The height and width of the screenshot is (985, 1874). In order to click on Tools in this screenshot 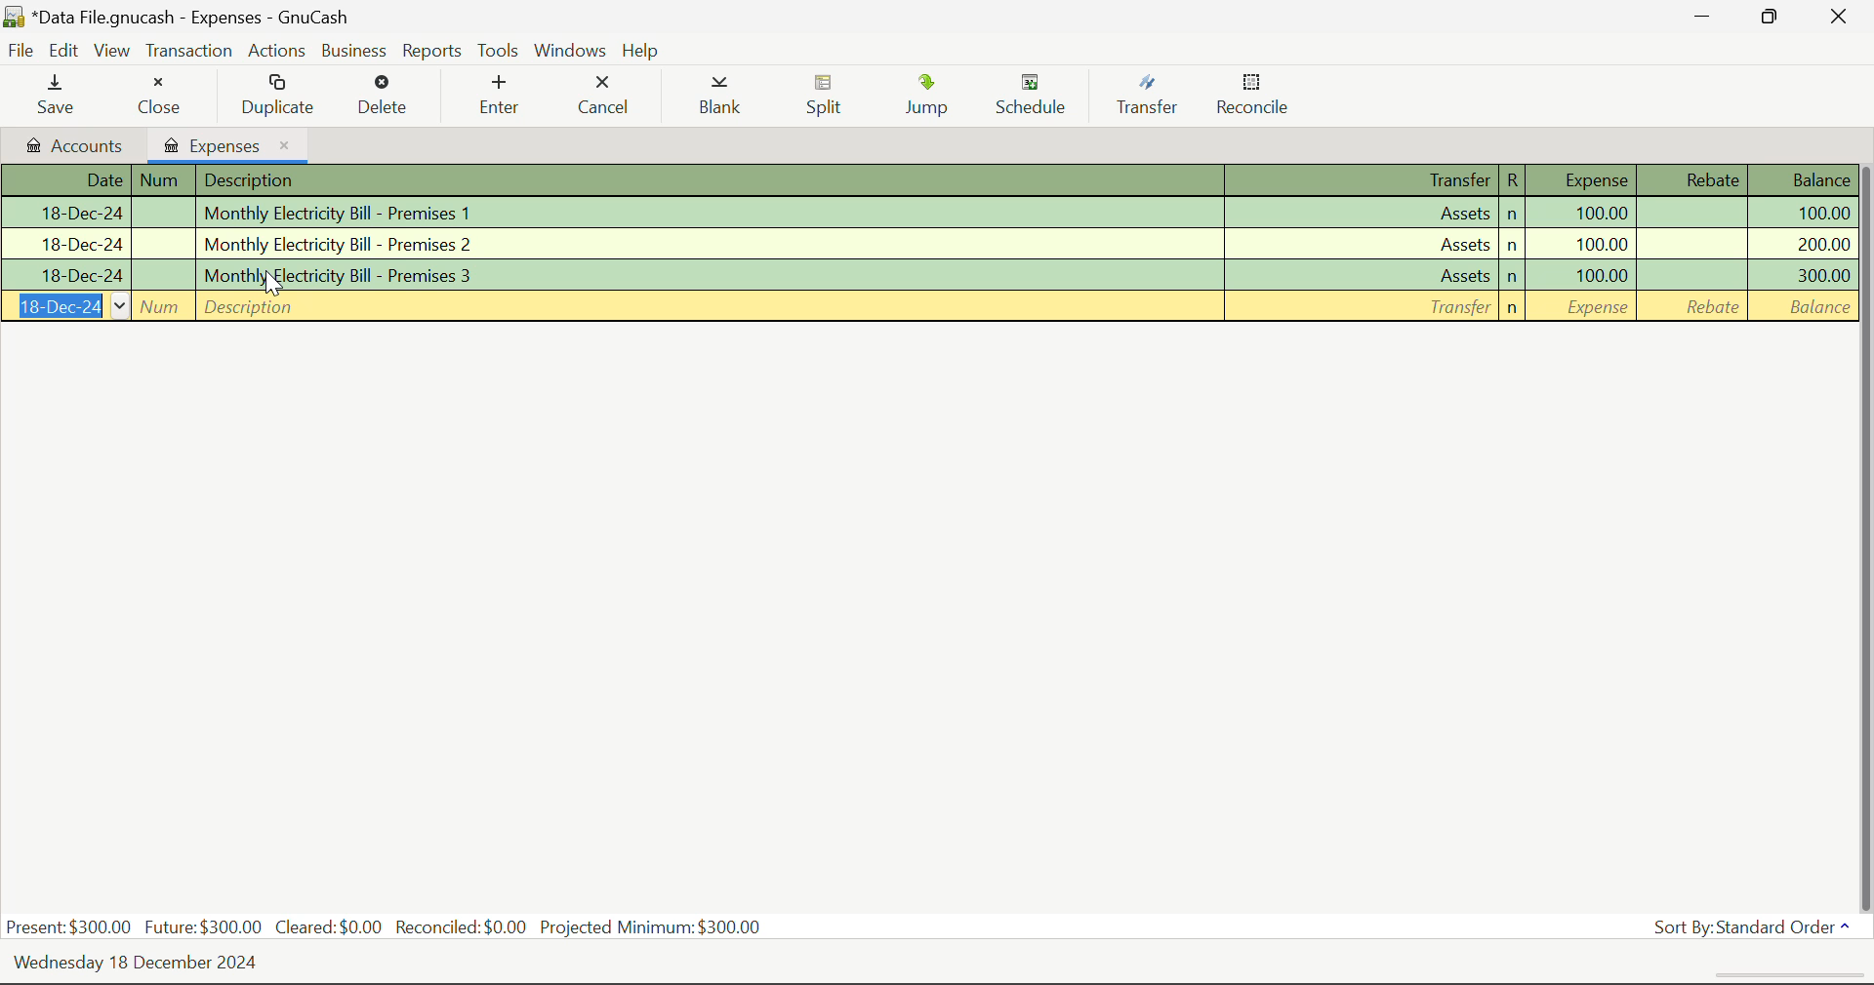, I will do `click(498, 52)`.